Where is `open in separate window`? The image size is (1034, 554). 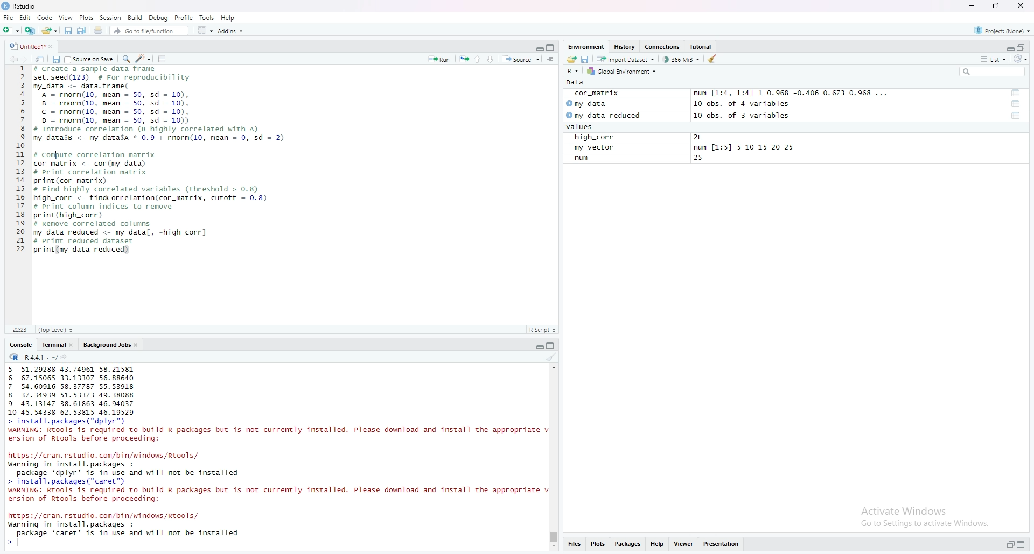
open in separate window is located at coordinates (1022, 47).